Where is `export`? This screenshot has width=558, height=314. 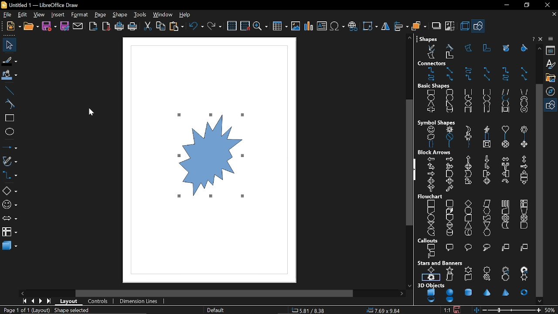
export is located at coordinates (94, 26).